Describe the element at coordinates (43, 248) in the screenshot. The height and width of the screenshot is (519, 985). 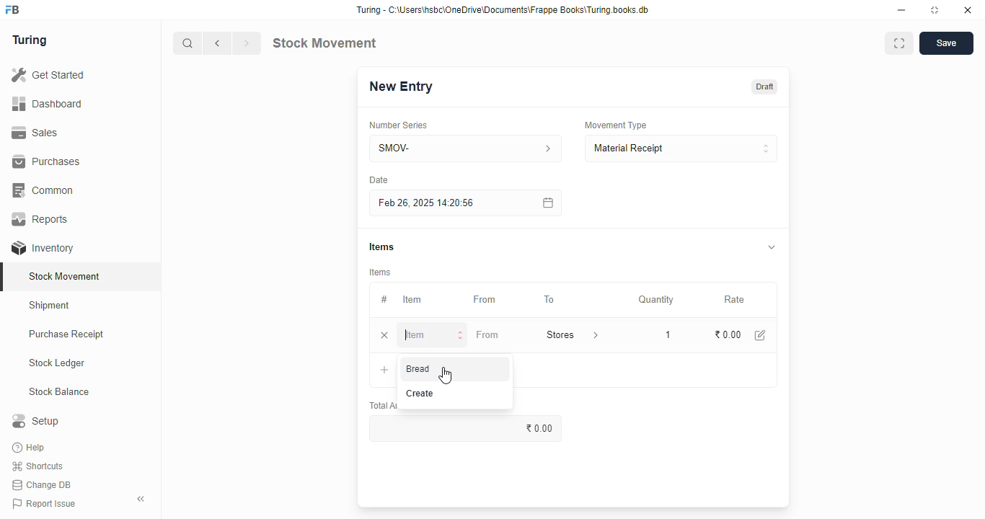
I see `inventory` at that location.